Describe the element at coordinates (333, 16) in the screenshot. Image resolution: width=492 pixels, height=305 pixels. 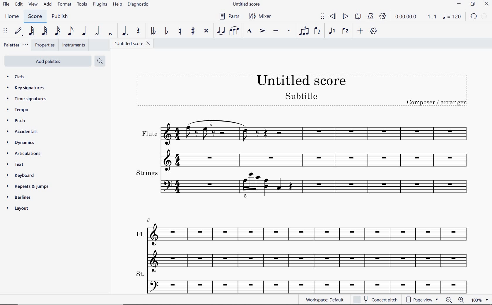
I see `REWIND` at that location.